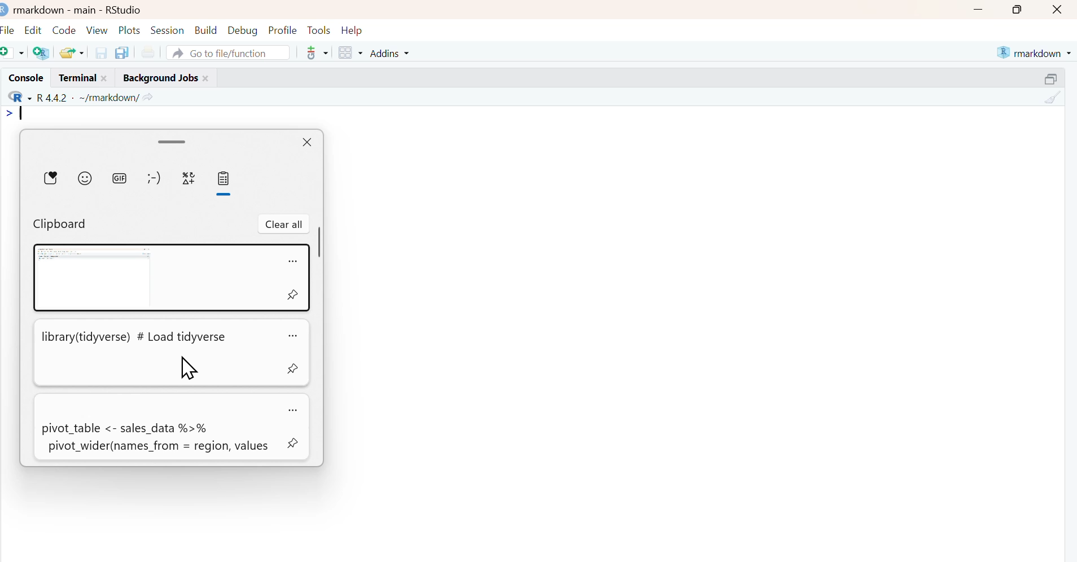  Describe the element at coordinates (56, 8) in the screenshot. I see `markdown - main -` at that location.